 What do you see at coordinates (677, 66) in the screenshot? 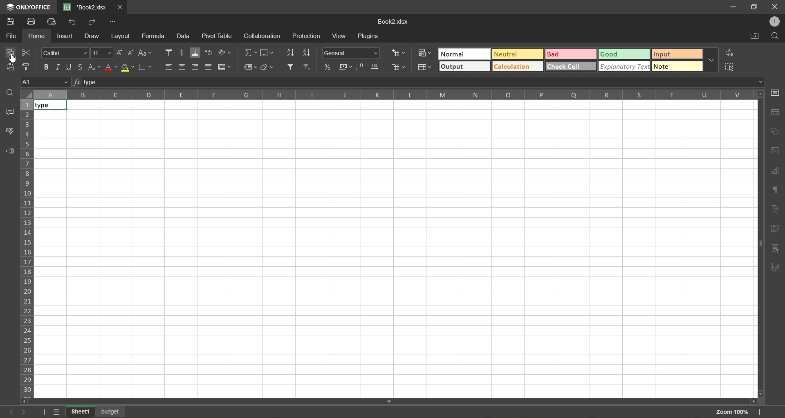
I see `note` at bounding box center [677, 66].